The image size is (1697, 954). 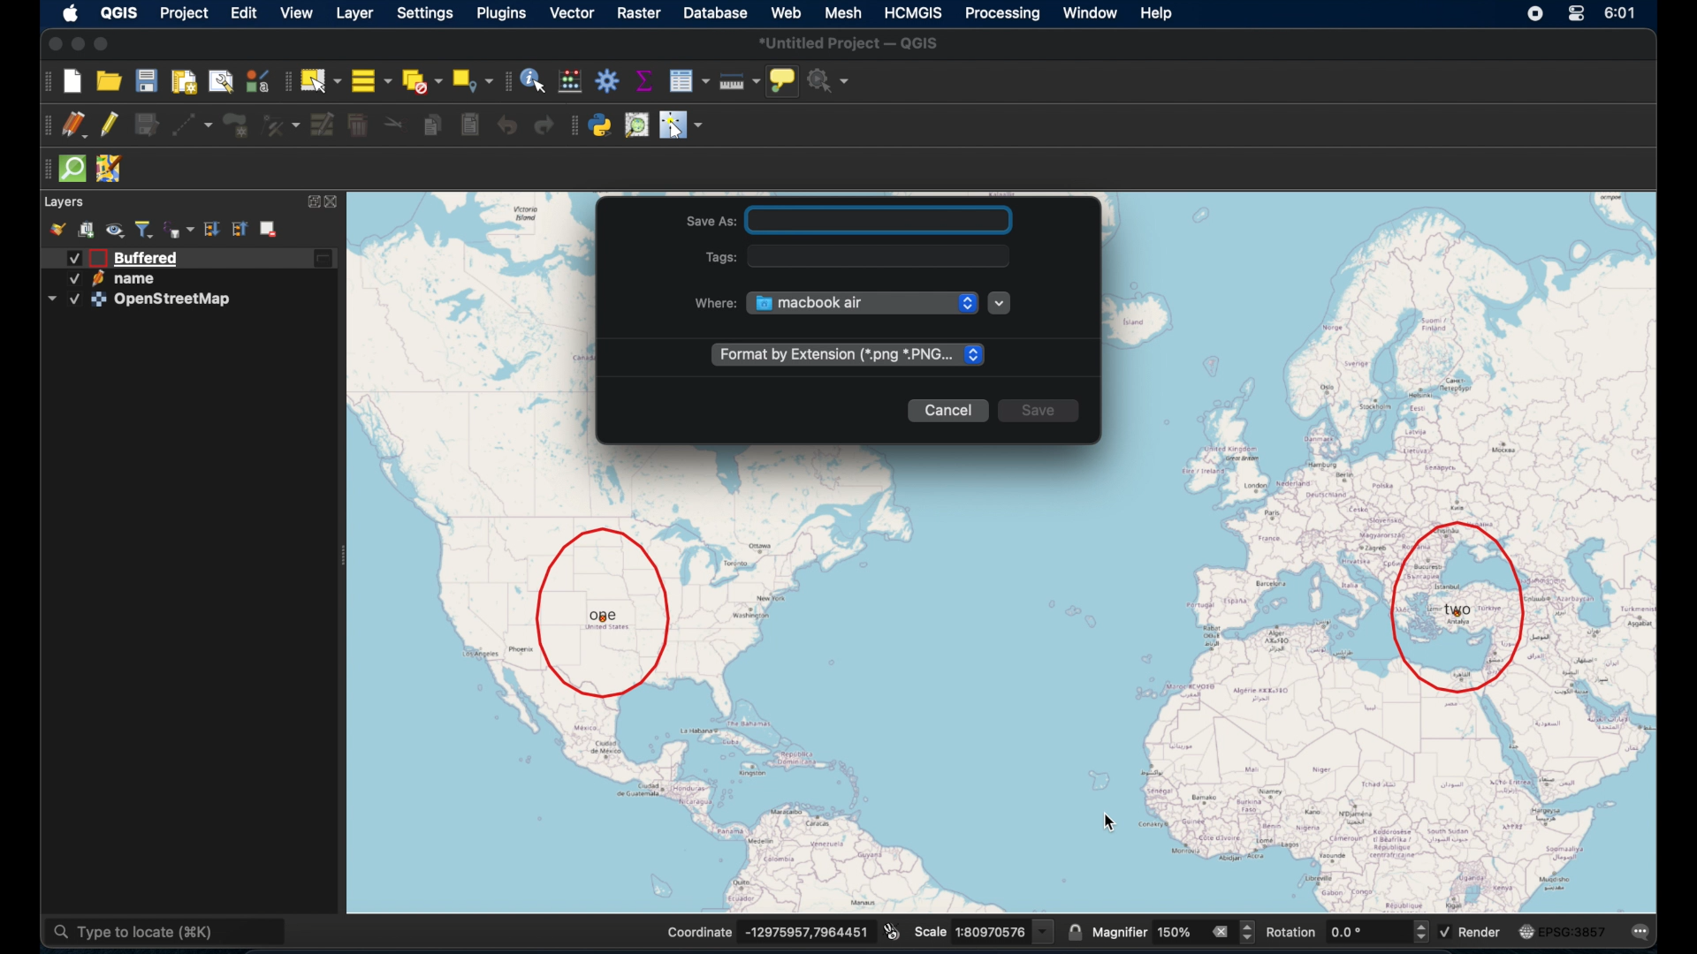 What do you see at coordinates (883, 221) in the screenshot?
I see `save as input field` at bounding box center [883, 221].